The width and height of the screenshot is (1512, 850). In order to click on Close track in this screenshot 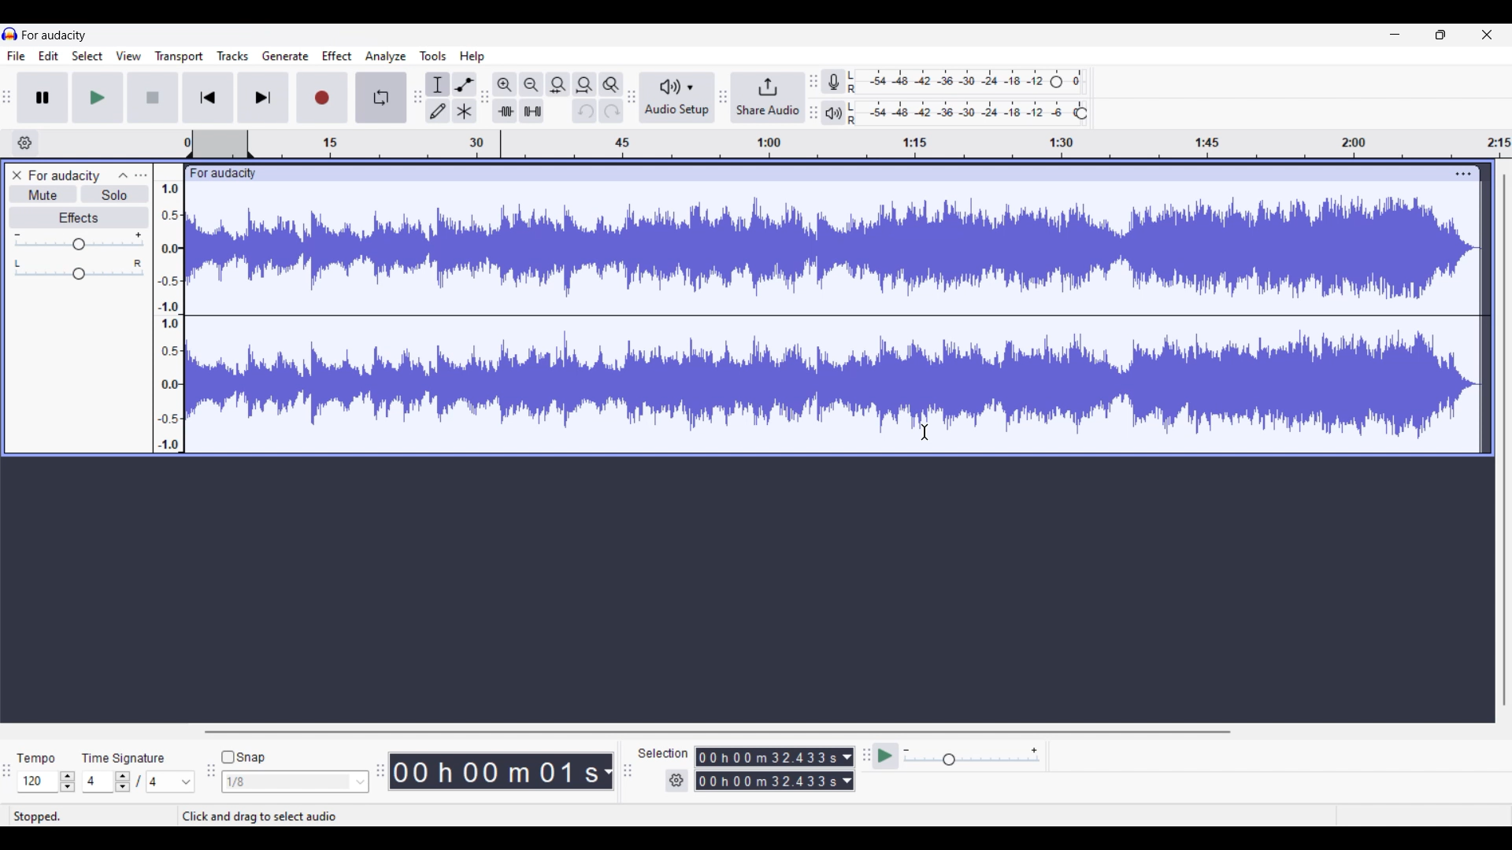, I will do `click(17, 176)`.